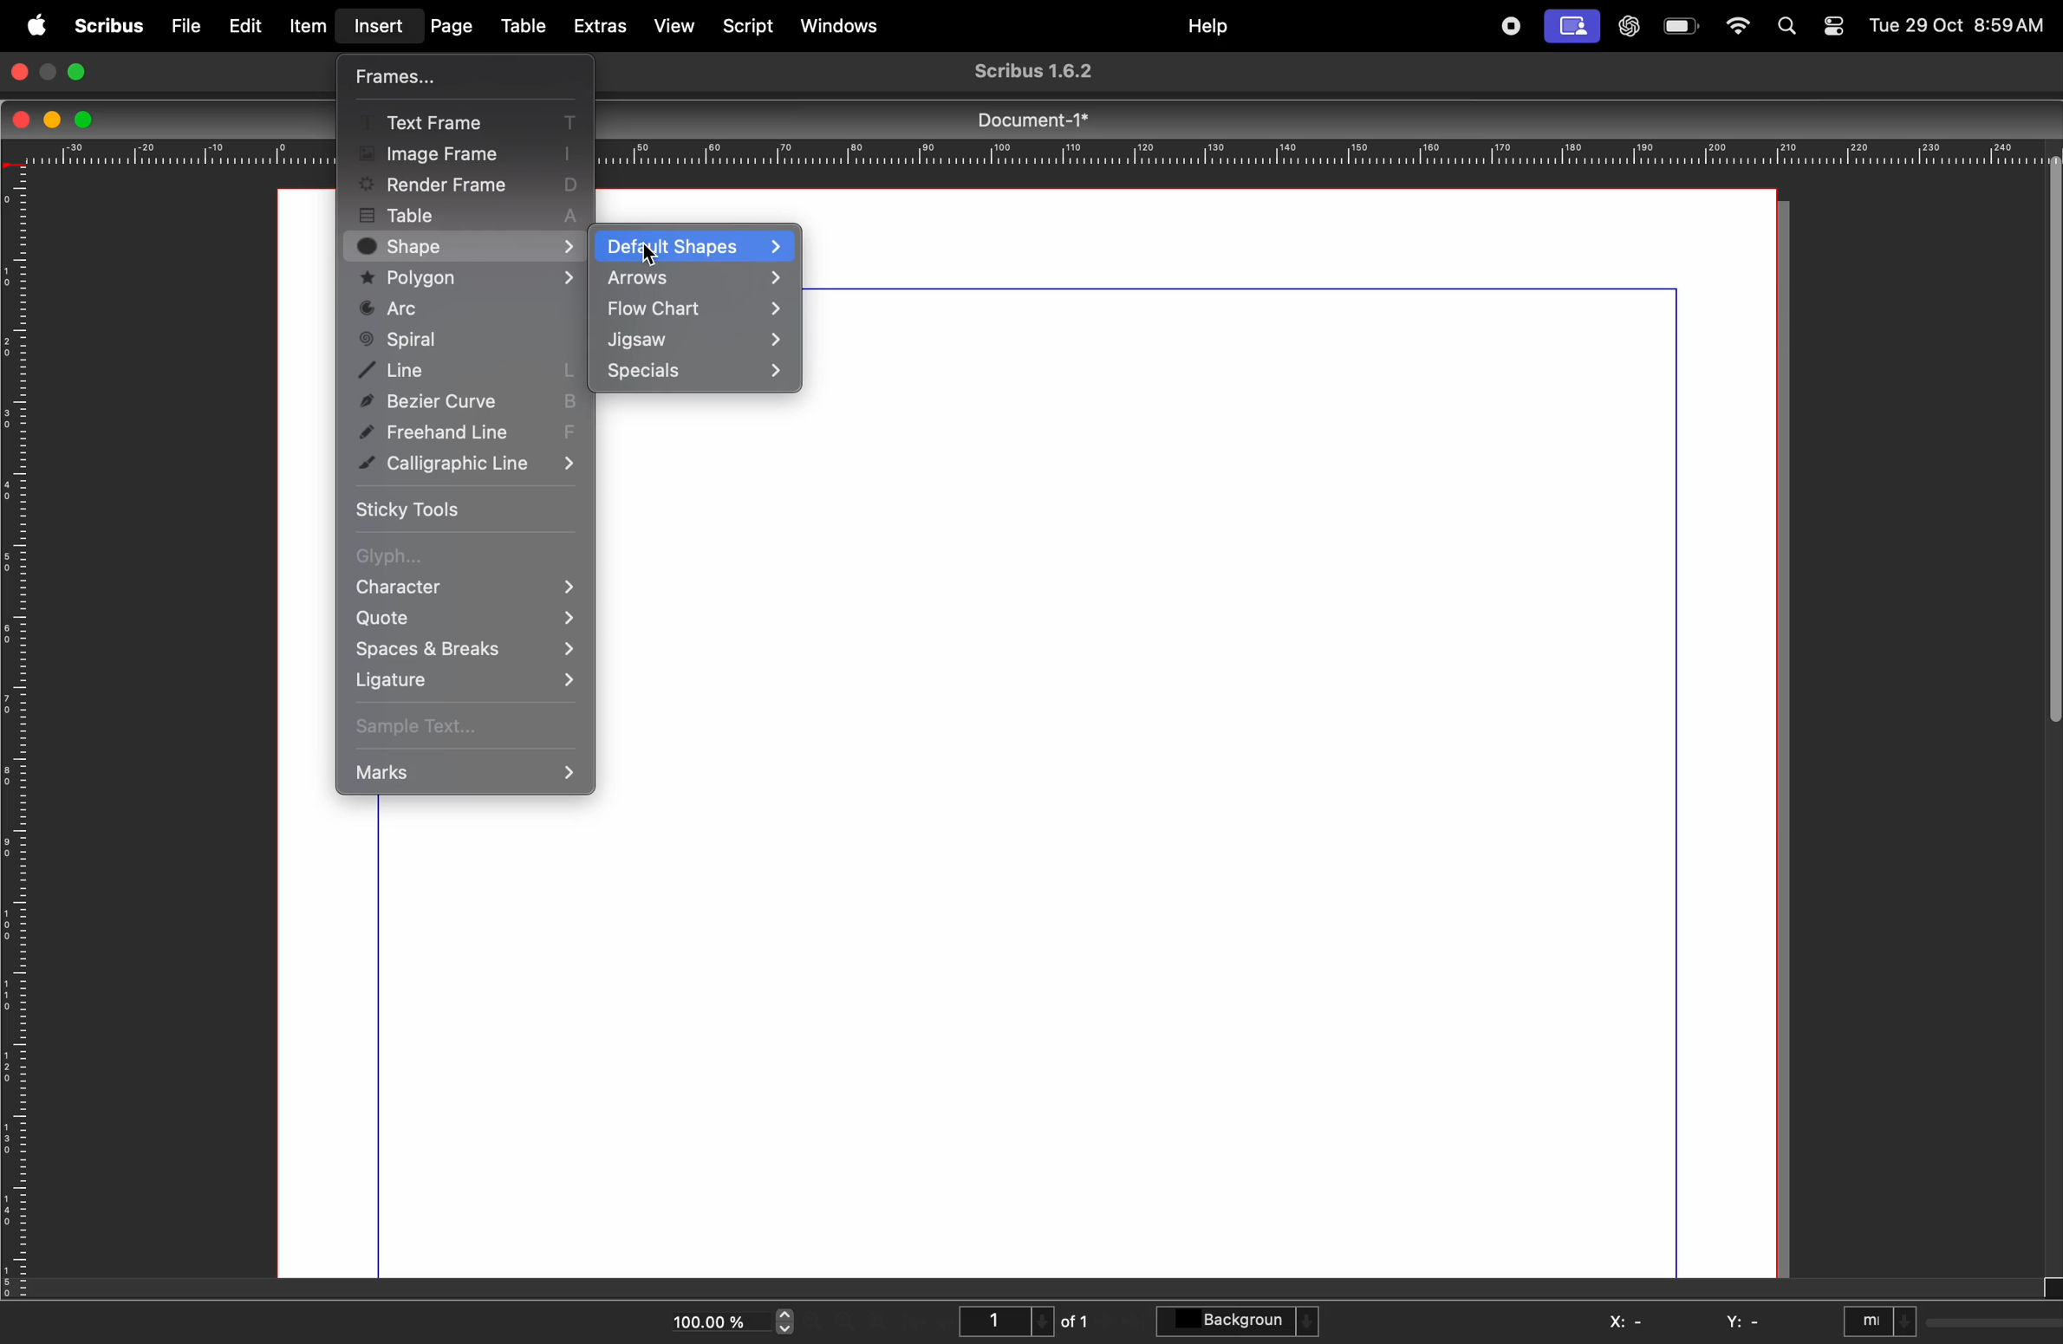 The width and height of the screenshot is (2063, 1344). I want to click on line   L, so click(468, 371).